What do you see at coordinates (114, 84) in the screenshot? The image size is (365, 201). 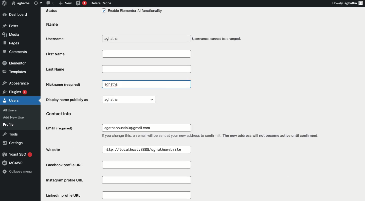 I see `aghatha` at bounding box center [114, 84].